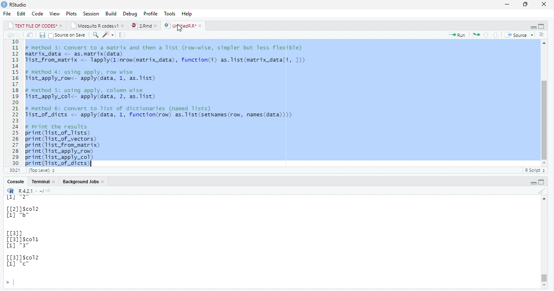  What do you see at coordinates (38, 13) in the screenshot?
I see `Code` at bounding box center [38, 13].